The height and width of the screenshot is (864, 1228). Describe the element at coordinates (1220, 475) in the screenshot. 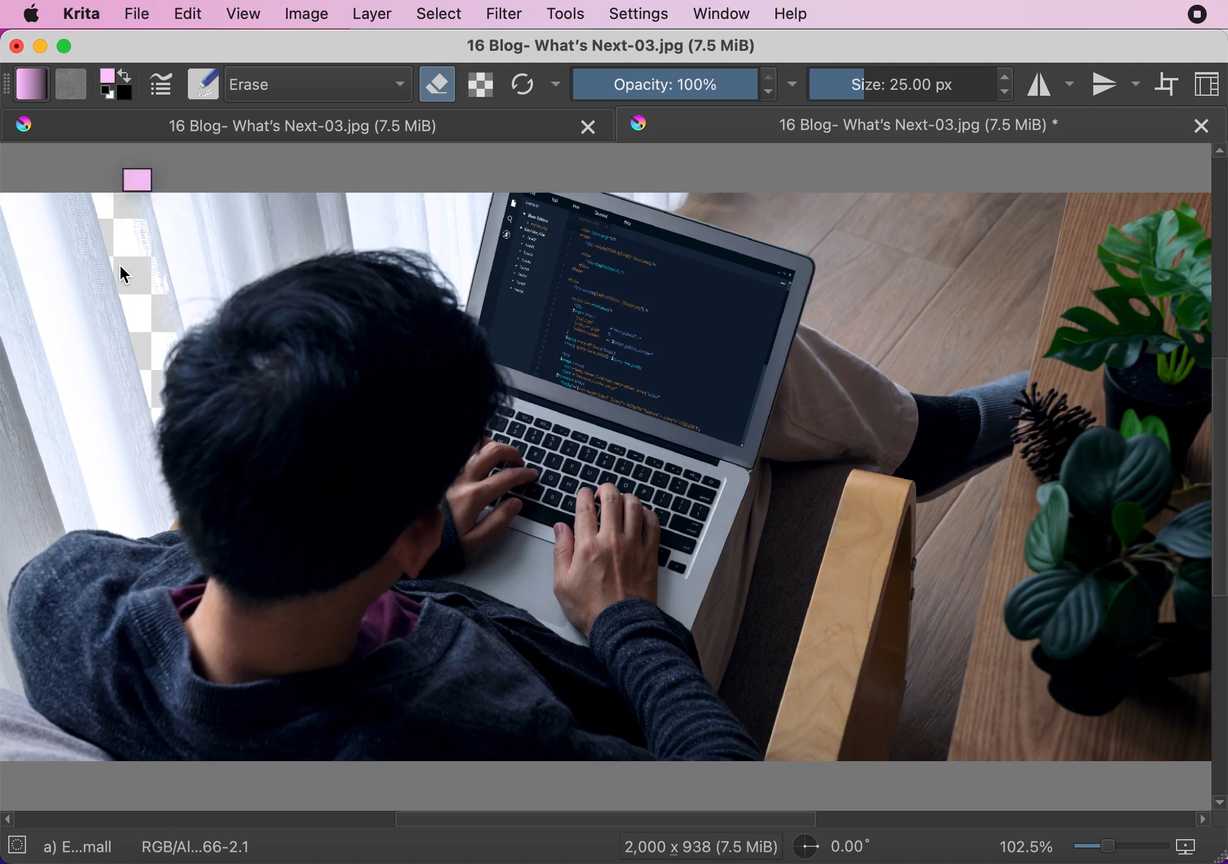

I see `scroll vertical bar` at that location.